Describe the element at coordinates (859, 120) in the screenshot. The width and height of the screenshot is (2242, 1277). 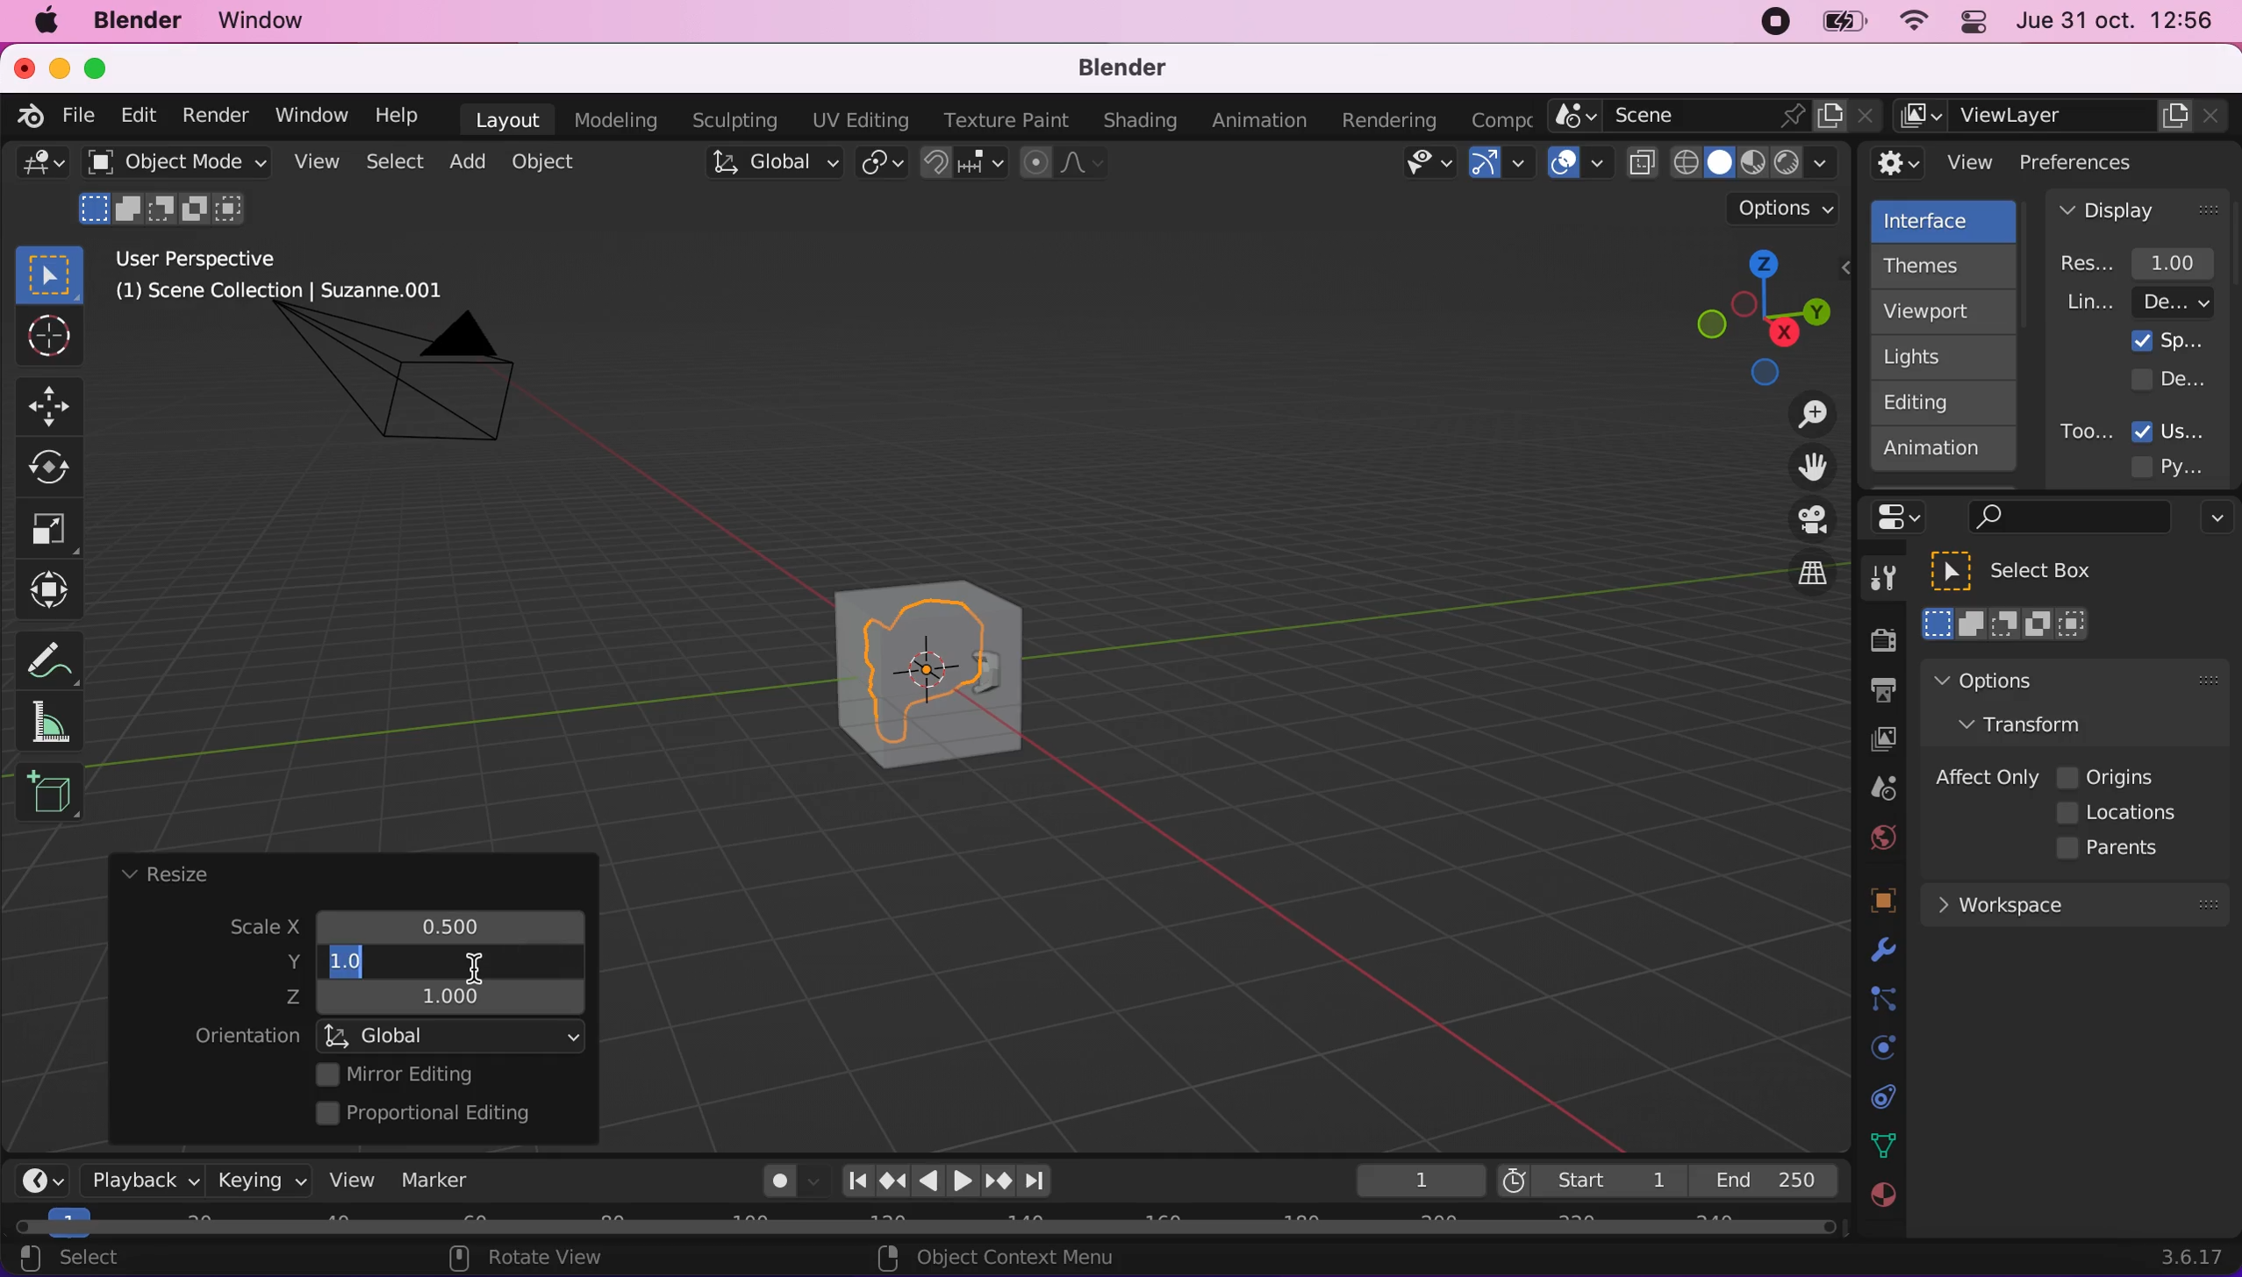
I see `uv editing` at that location.